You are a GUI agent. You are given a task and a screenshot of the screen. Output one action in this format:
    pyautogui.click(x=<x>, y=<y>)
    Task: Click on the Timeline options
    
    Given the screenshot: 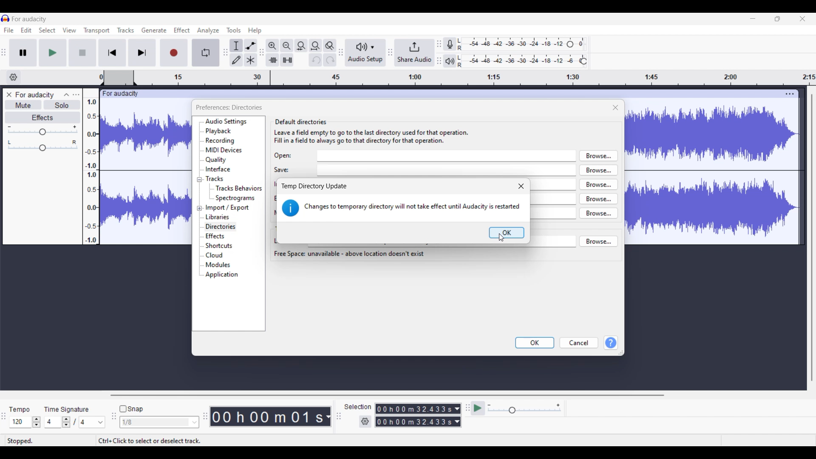 What is the action you would take?
    pyautogui.click(x=14, y=77)
    